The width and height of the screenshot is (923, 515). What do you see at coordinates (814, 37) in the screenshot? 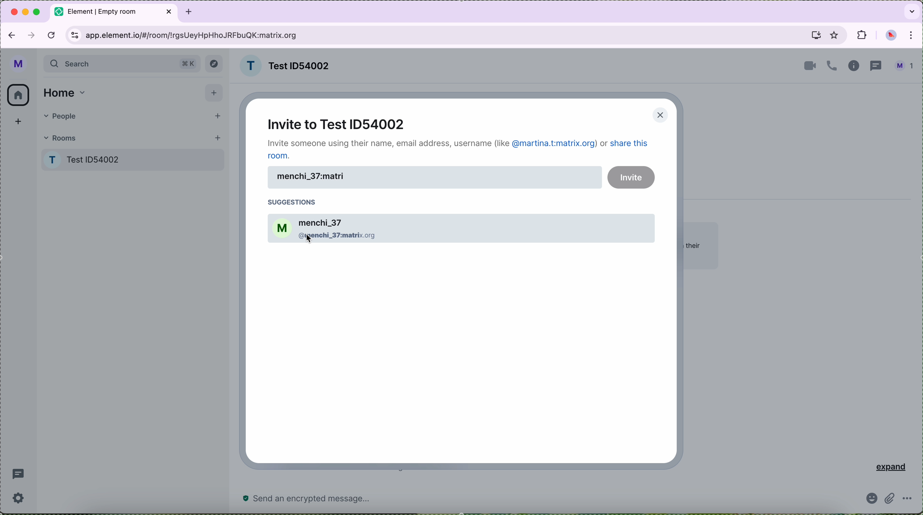
I see `screen` at bounding box center [814, 37].